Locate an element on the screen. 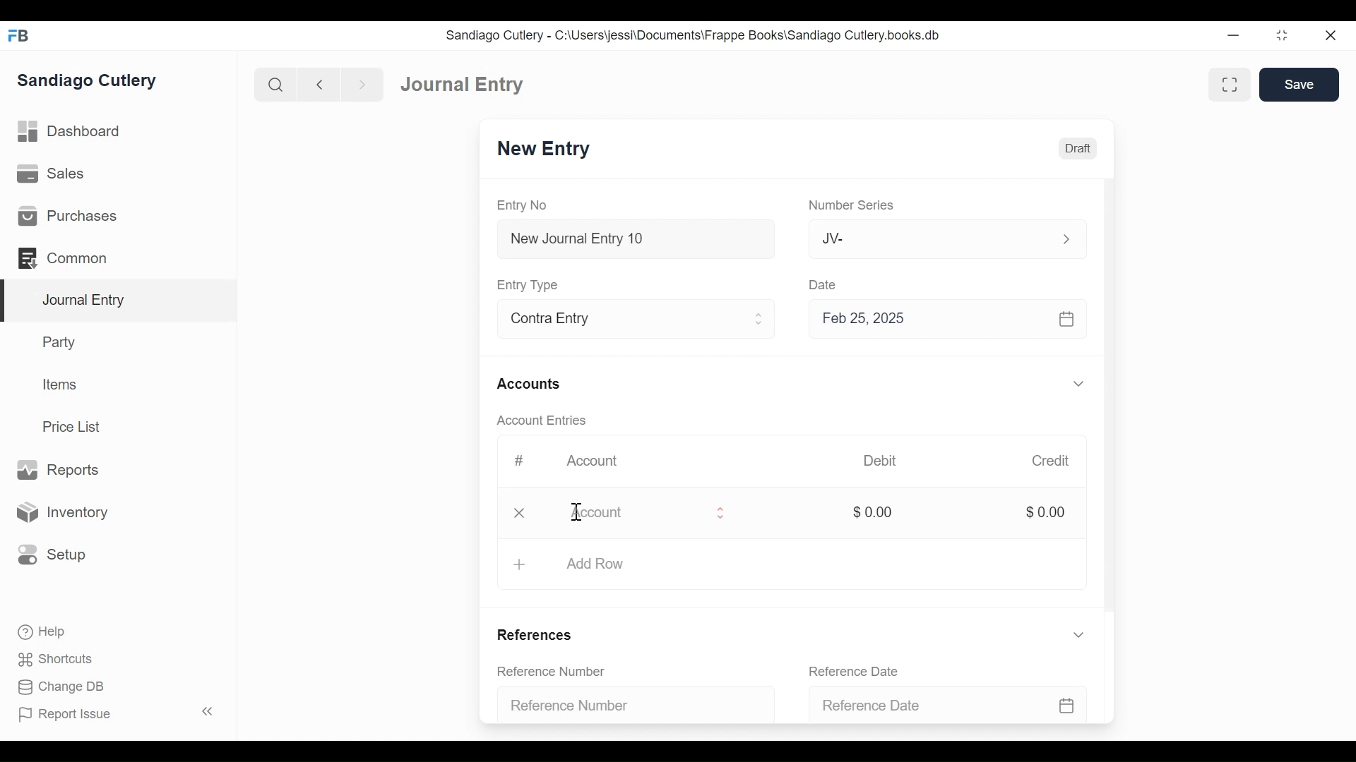 The height and width of the screenshot is (762, 1356). Close is located at coordinates (520, 513).